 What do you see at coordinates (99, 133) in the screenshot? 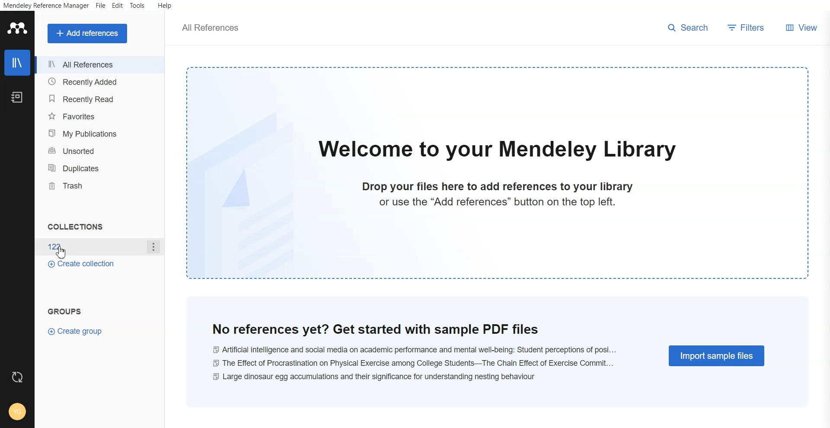
I see `My publications` at bounding box center [99, 133].